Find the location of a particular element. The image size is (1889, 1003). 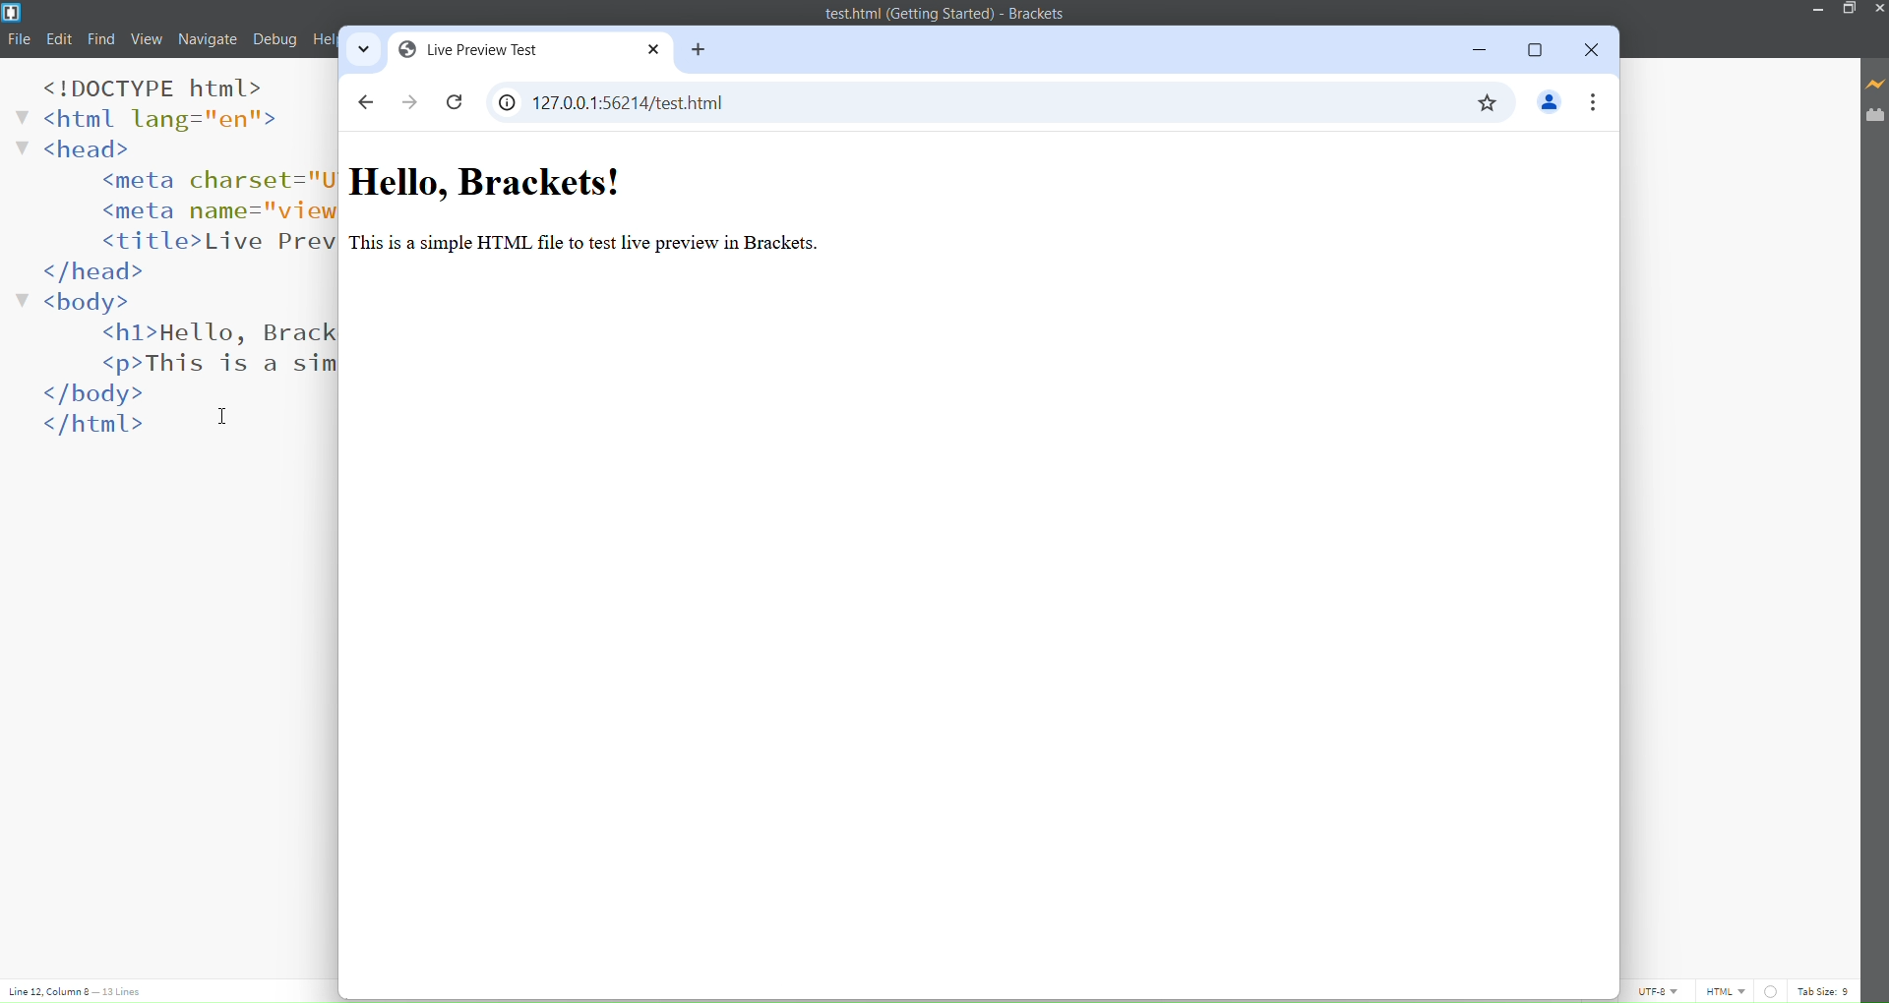

Navigate is located at coordinates (208, 40).